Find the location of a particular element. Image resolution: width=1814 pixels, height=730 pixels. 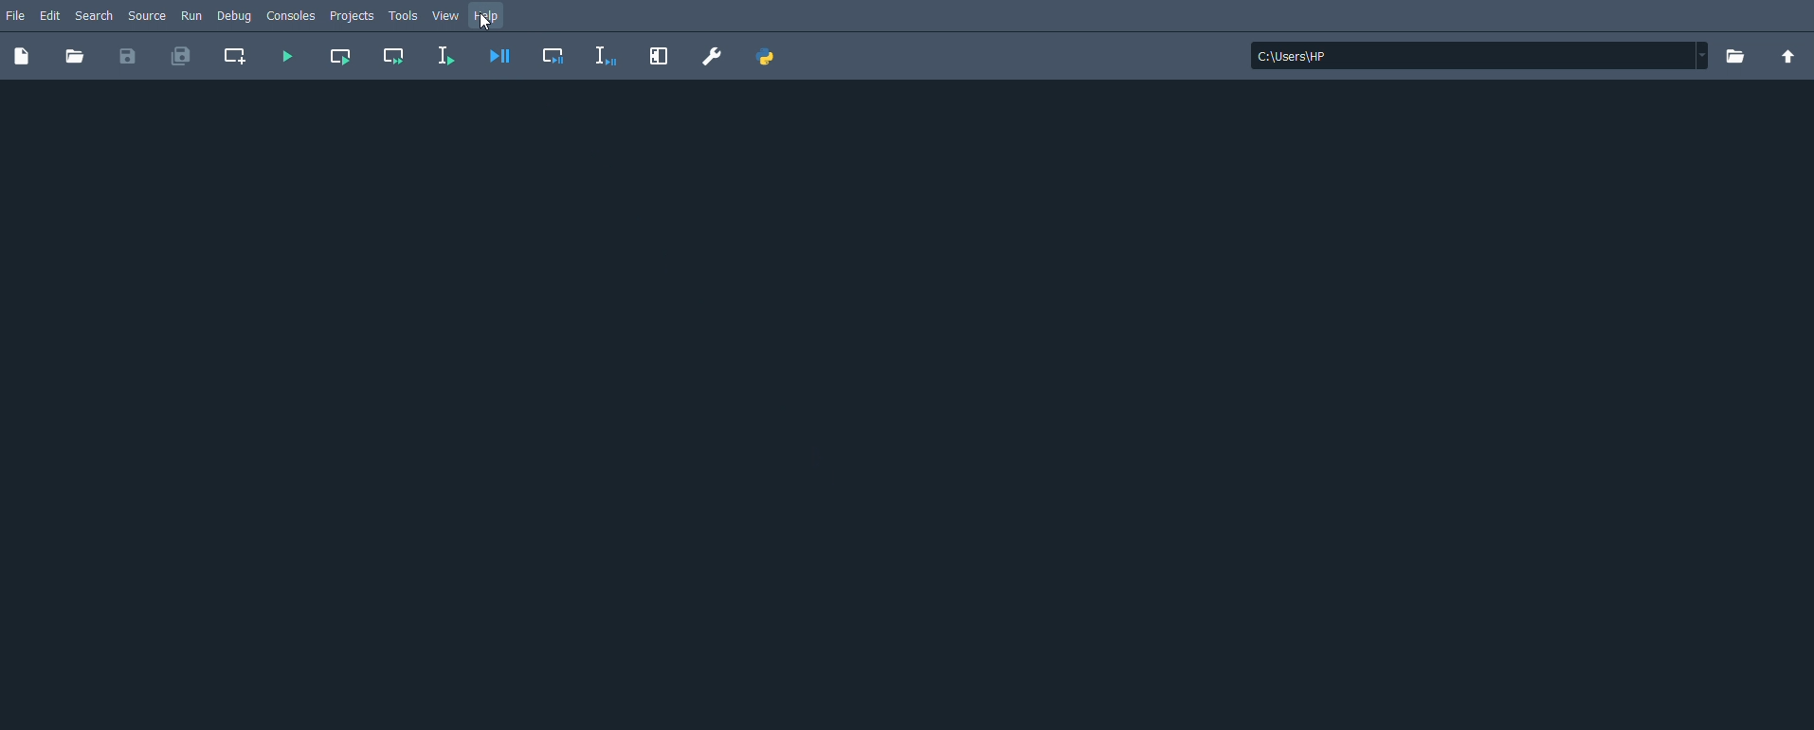

Cursor is located at coordinates (487, 24).